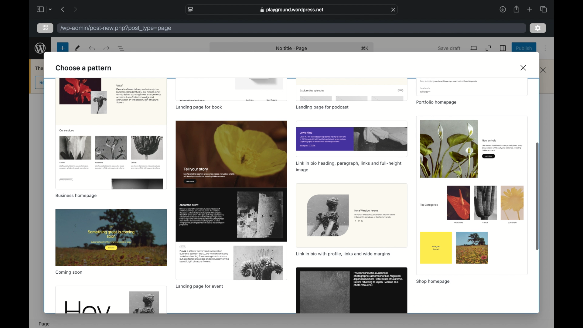 The height and width of the screenshot is (328, 583). Describe the element at coordinates (63, 48) in the screenshot. I see `new` at that location.